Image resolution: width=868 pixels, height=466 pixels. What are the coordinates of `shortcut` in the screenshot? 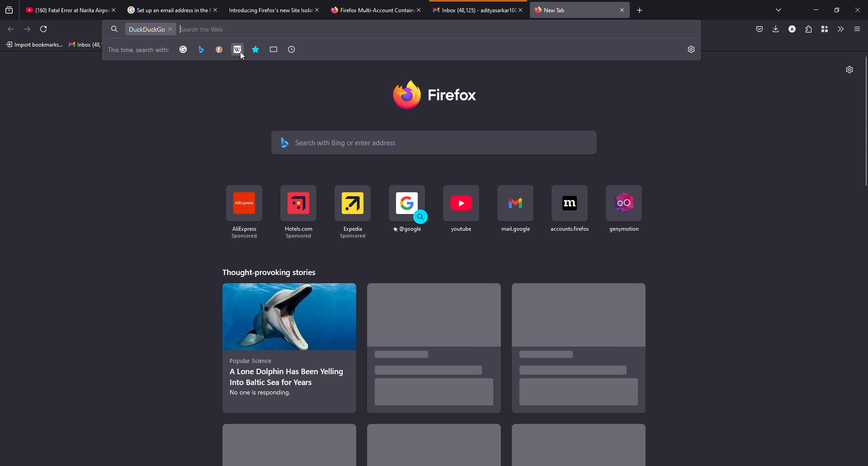 It's located at (568, 217).